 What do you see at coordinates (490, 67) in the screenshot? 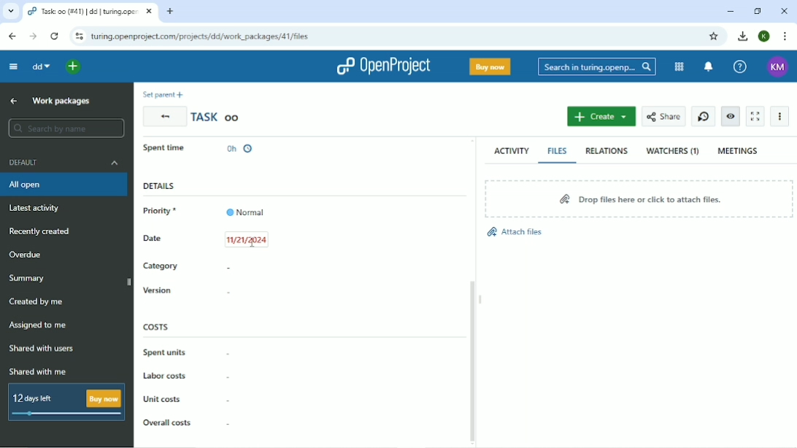
I see `Buy now` at bounding box center [490, 67].